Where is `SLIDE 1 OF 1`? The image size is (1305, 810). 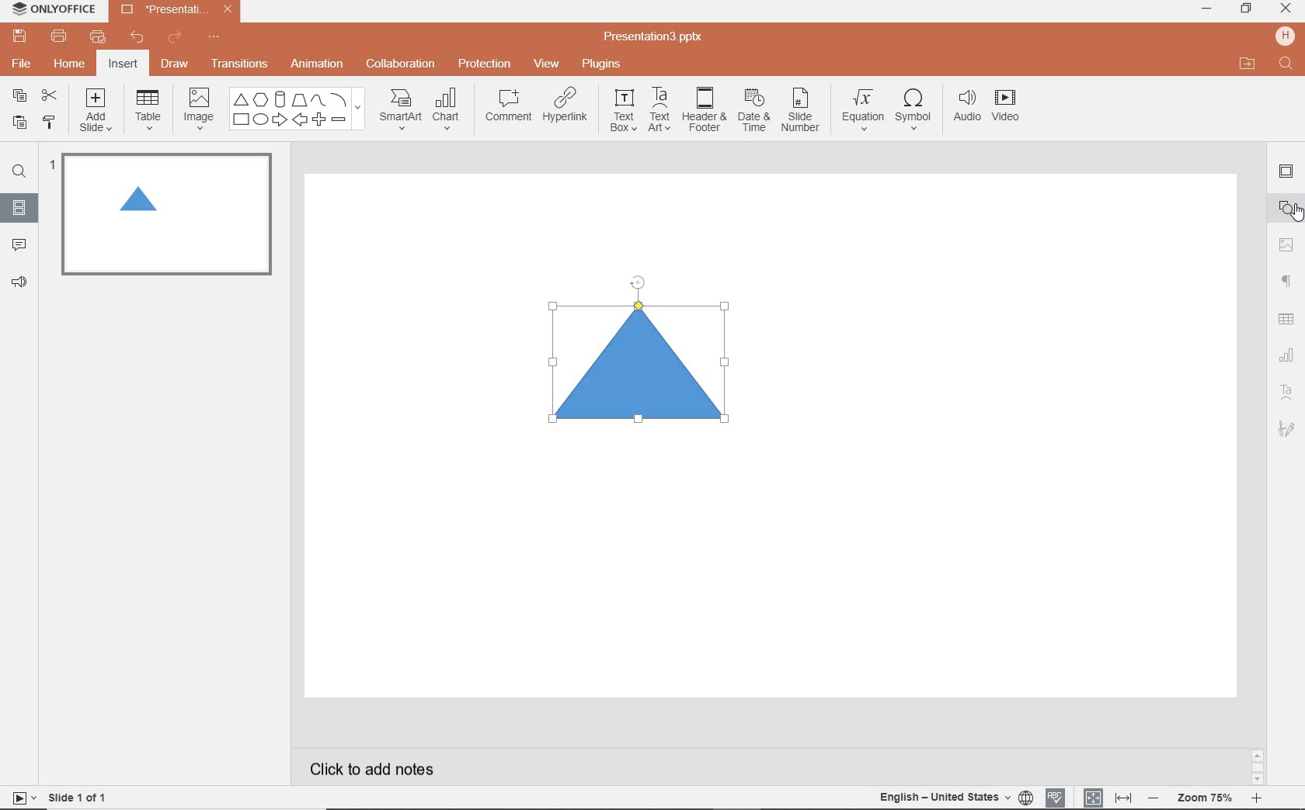 SLIDE 1 OF 1 is located at coordinates (81, 796).